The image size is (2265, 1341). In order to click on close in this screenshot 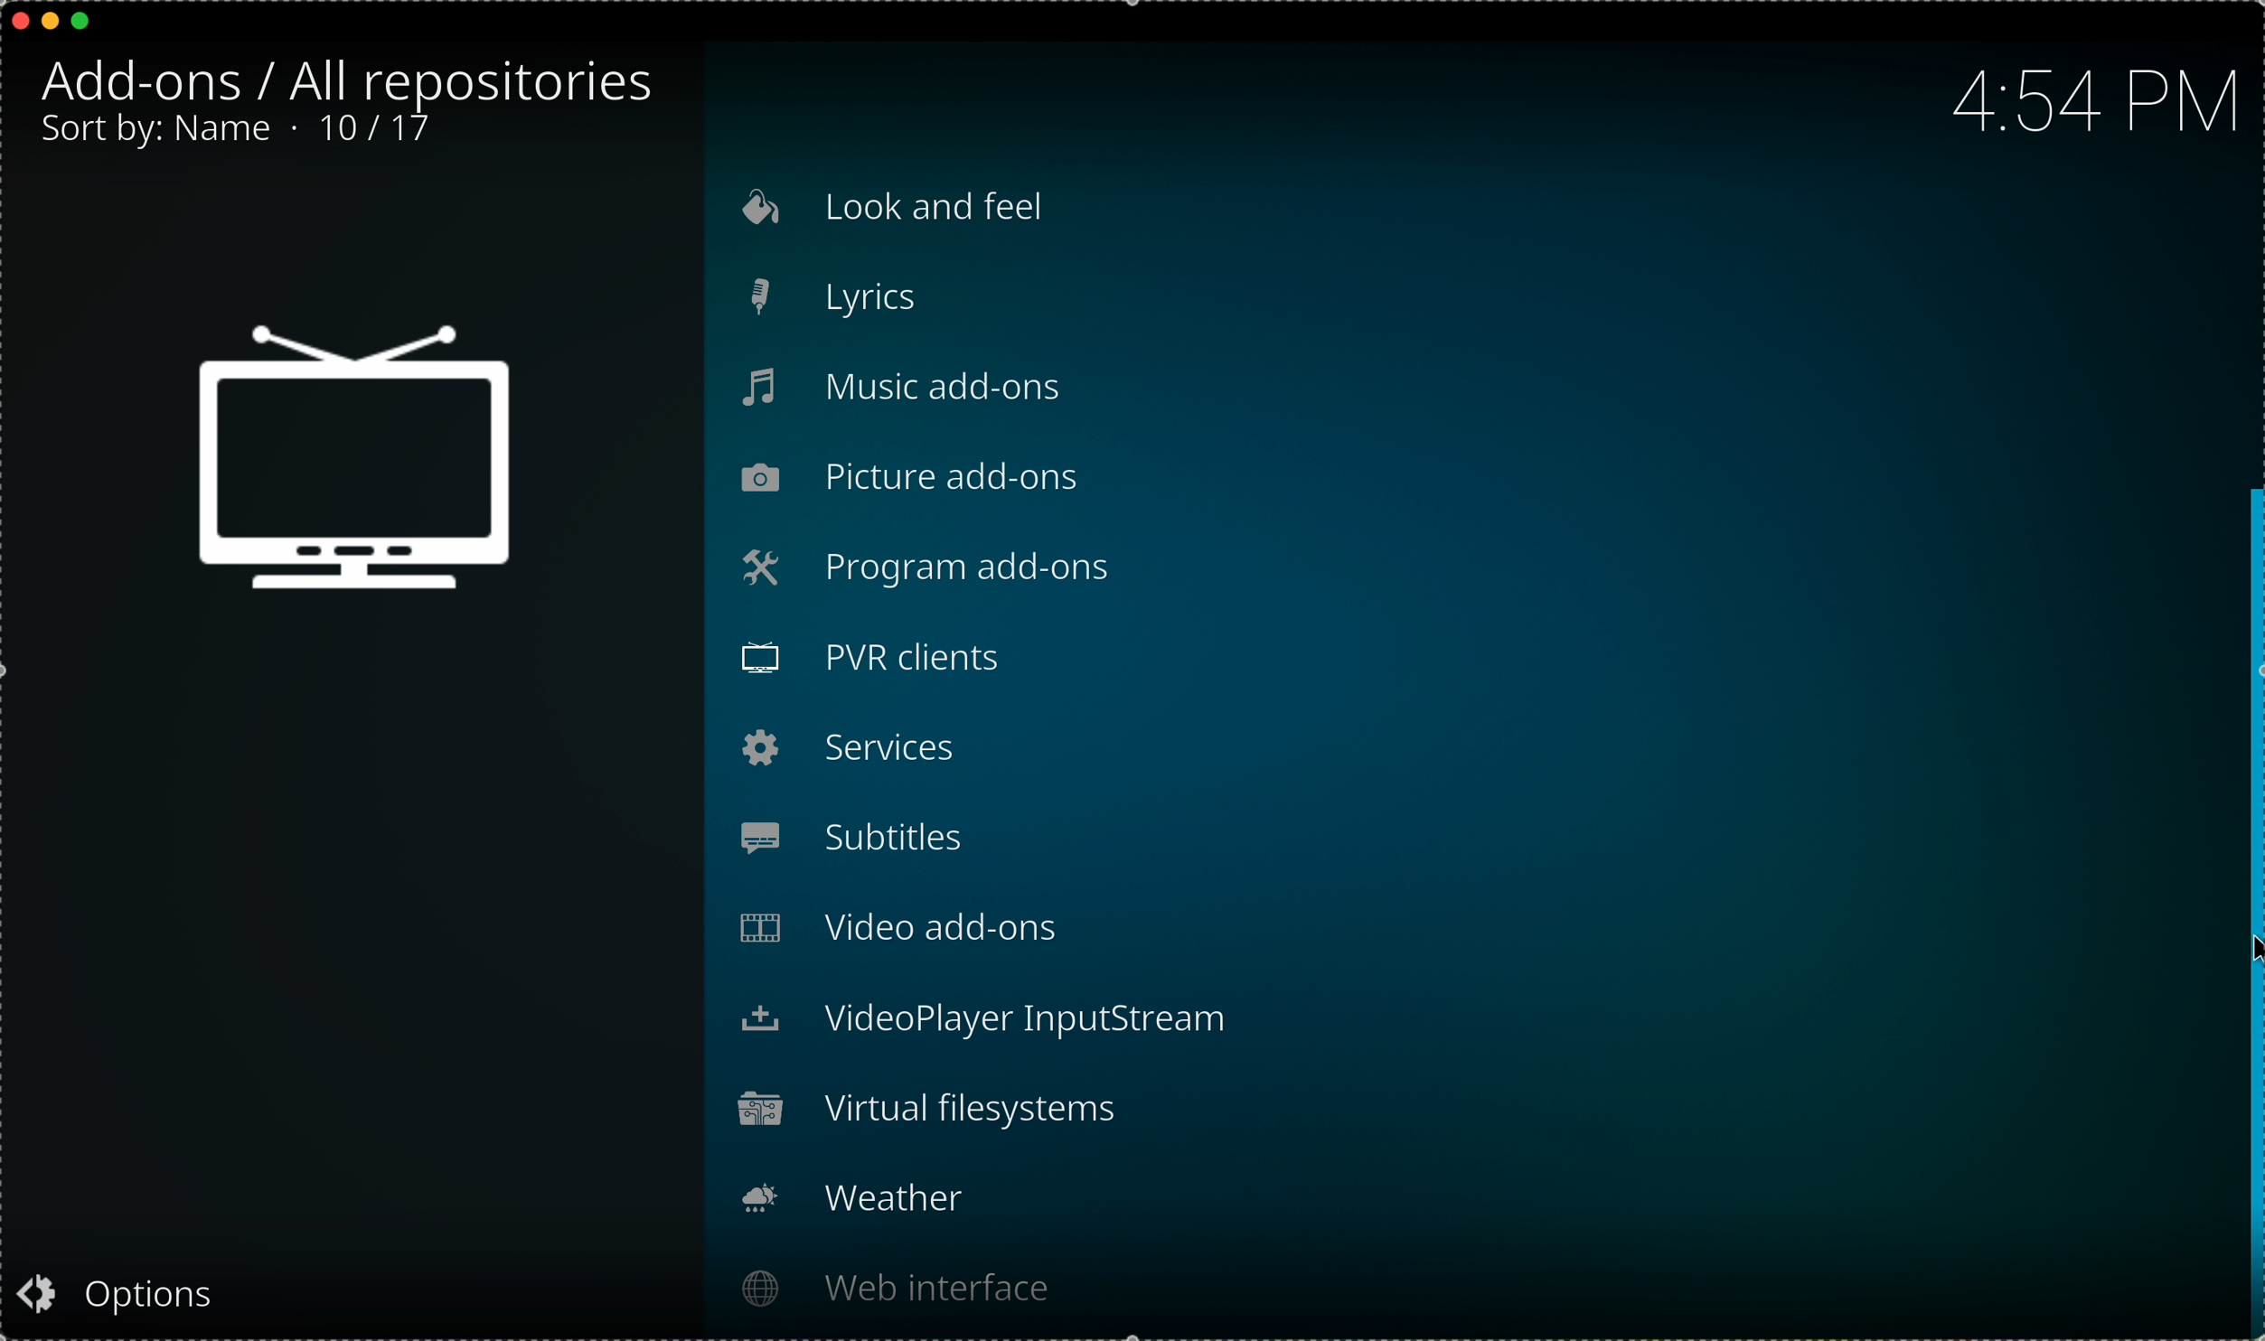, I will do `click(14, 21)`.